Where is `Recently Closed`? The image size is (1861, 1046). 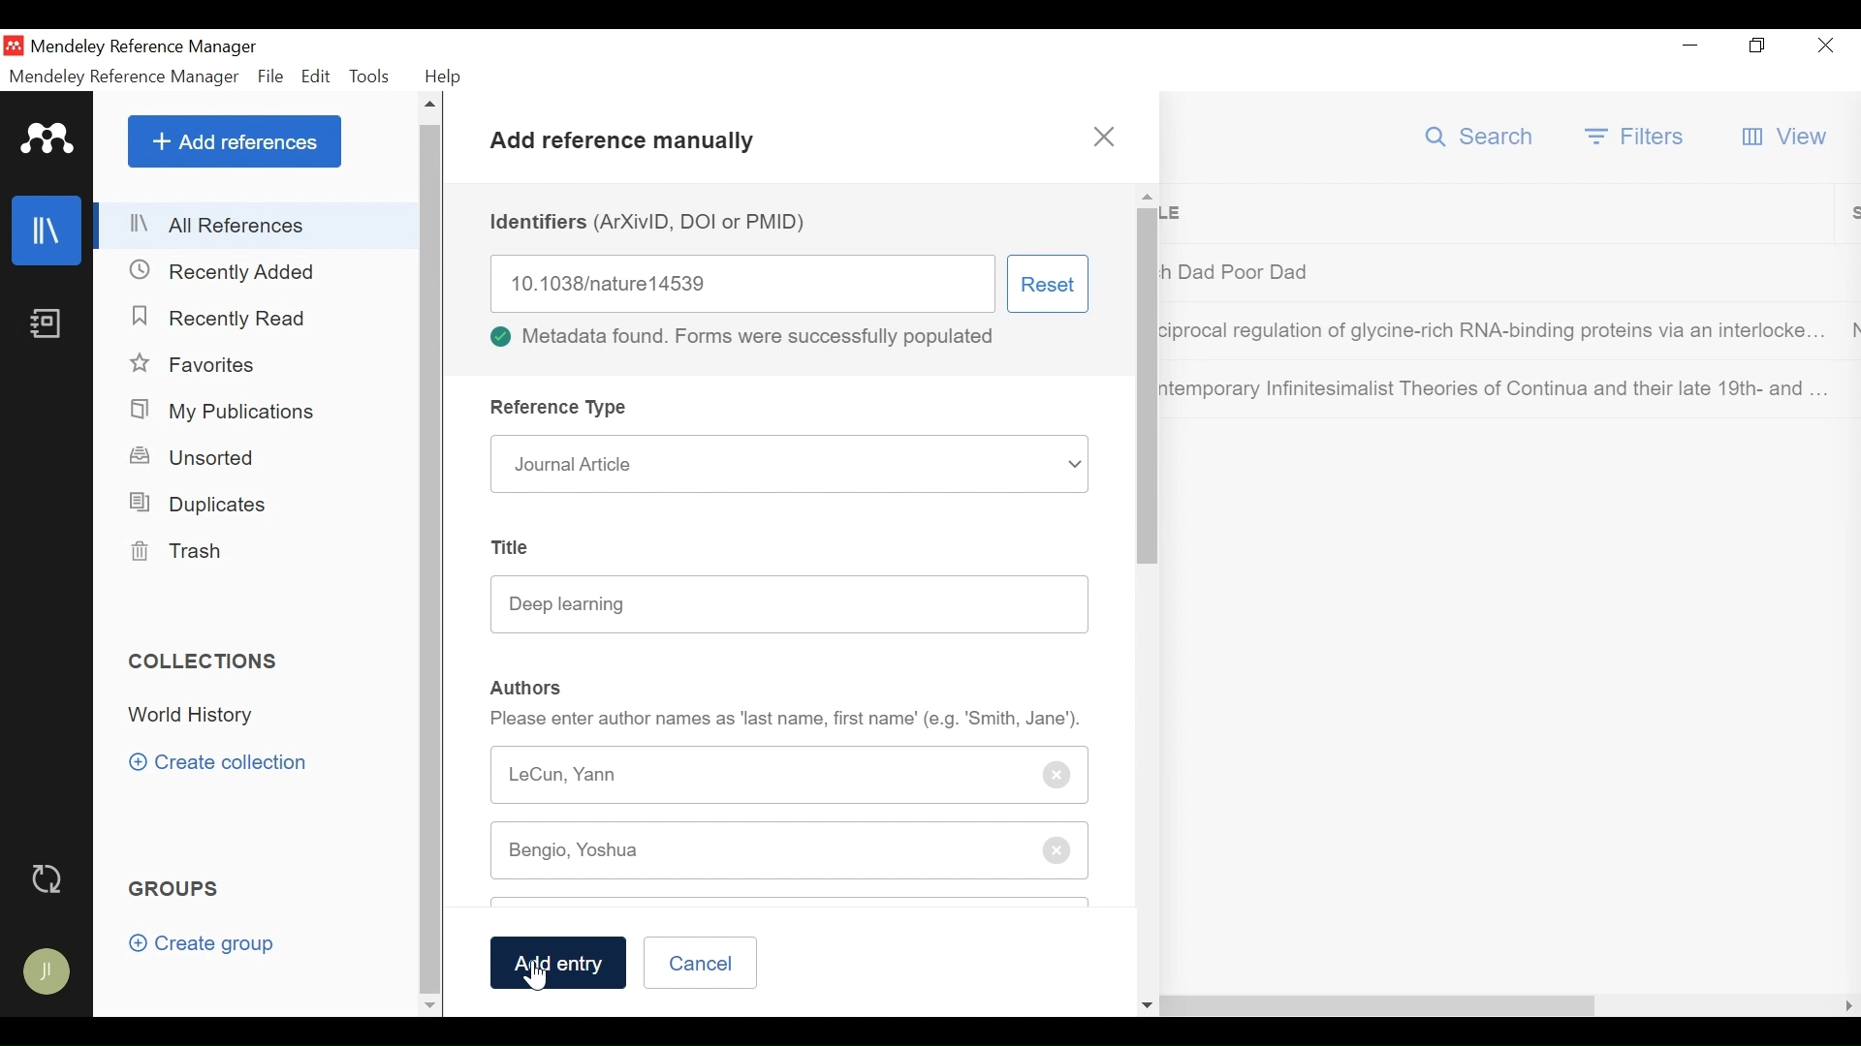
Recently Closed is located at coordinates (224, 272).